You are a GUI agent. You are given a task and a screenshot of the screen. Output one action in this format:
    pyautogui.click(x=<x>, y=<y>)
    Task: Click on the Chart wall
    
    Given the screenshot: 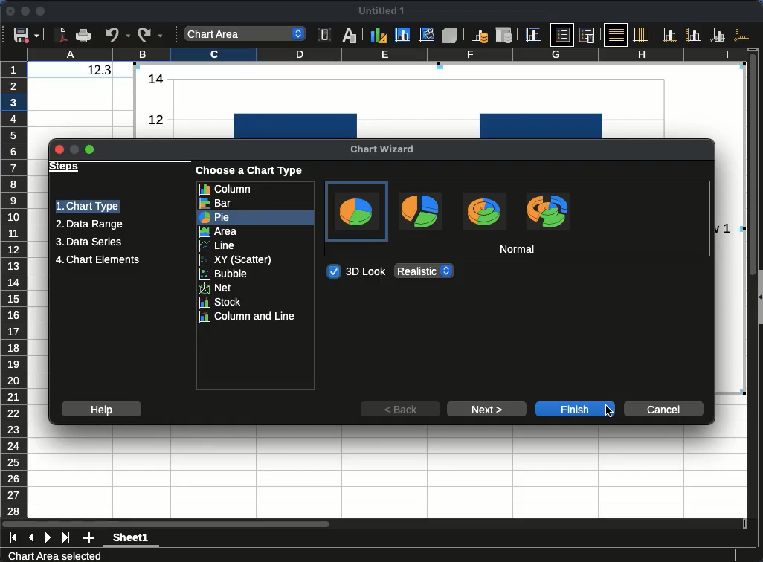 What is the action you would take?
    pyautogui.click(x=427, y=34)
    